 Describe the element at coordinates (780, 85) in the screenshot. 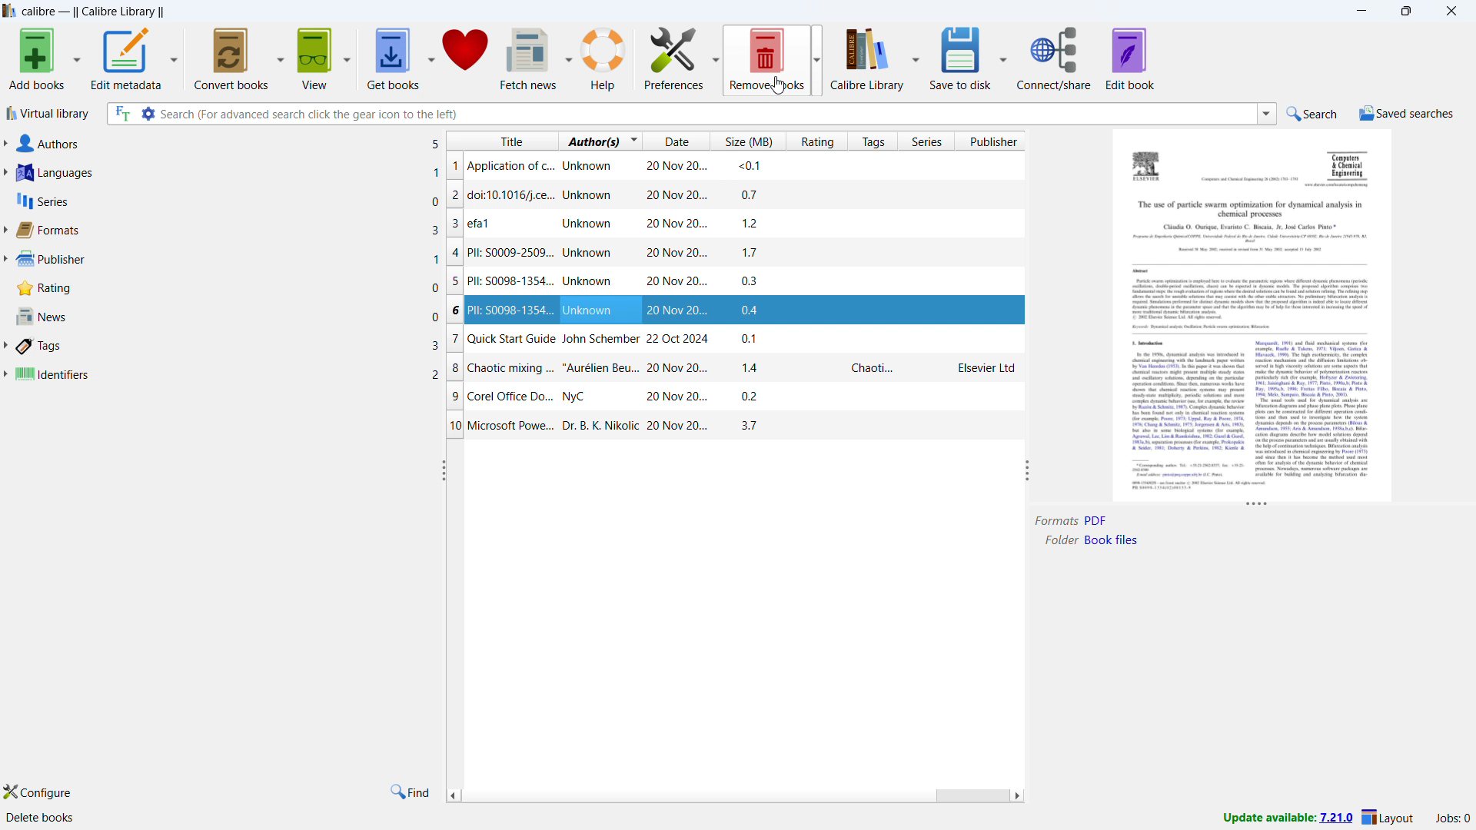

I see `cursor` at that location.